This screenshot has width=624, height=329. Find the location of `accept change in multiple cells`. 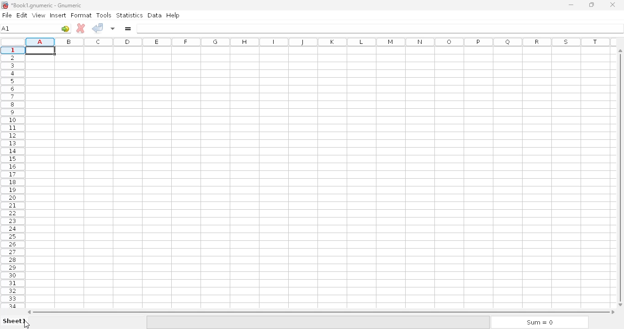

accept change in multiple cells is located at coordinates (113, 28).